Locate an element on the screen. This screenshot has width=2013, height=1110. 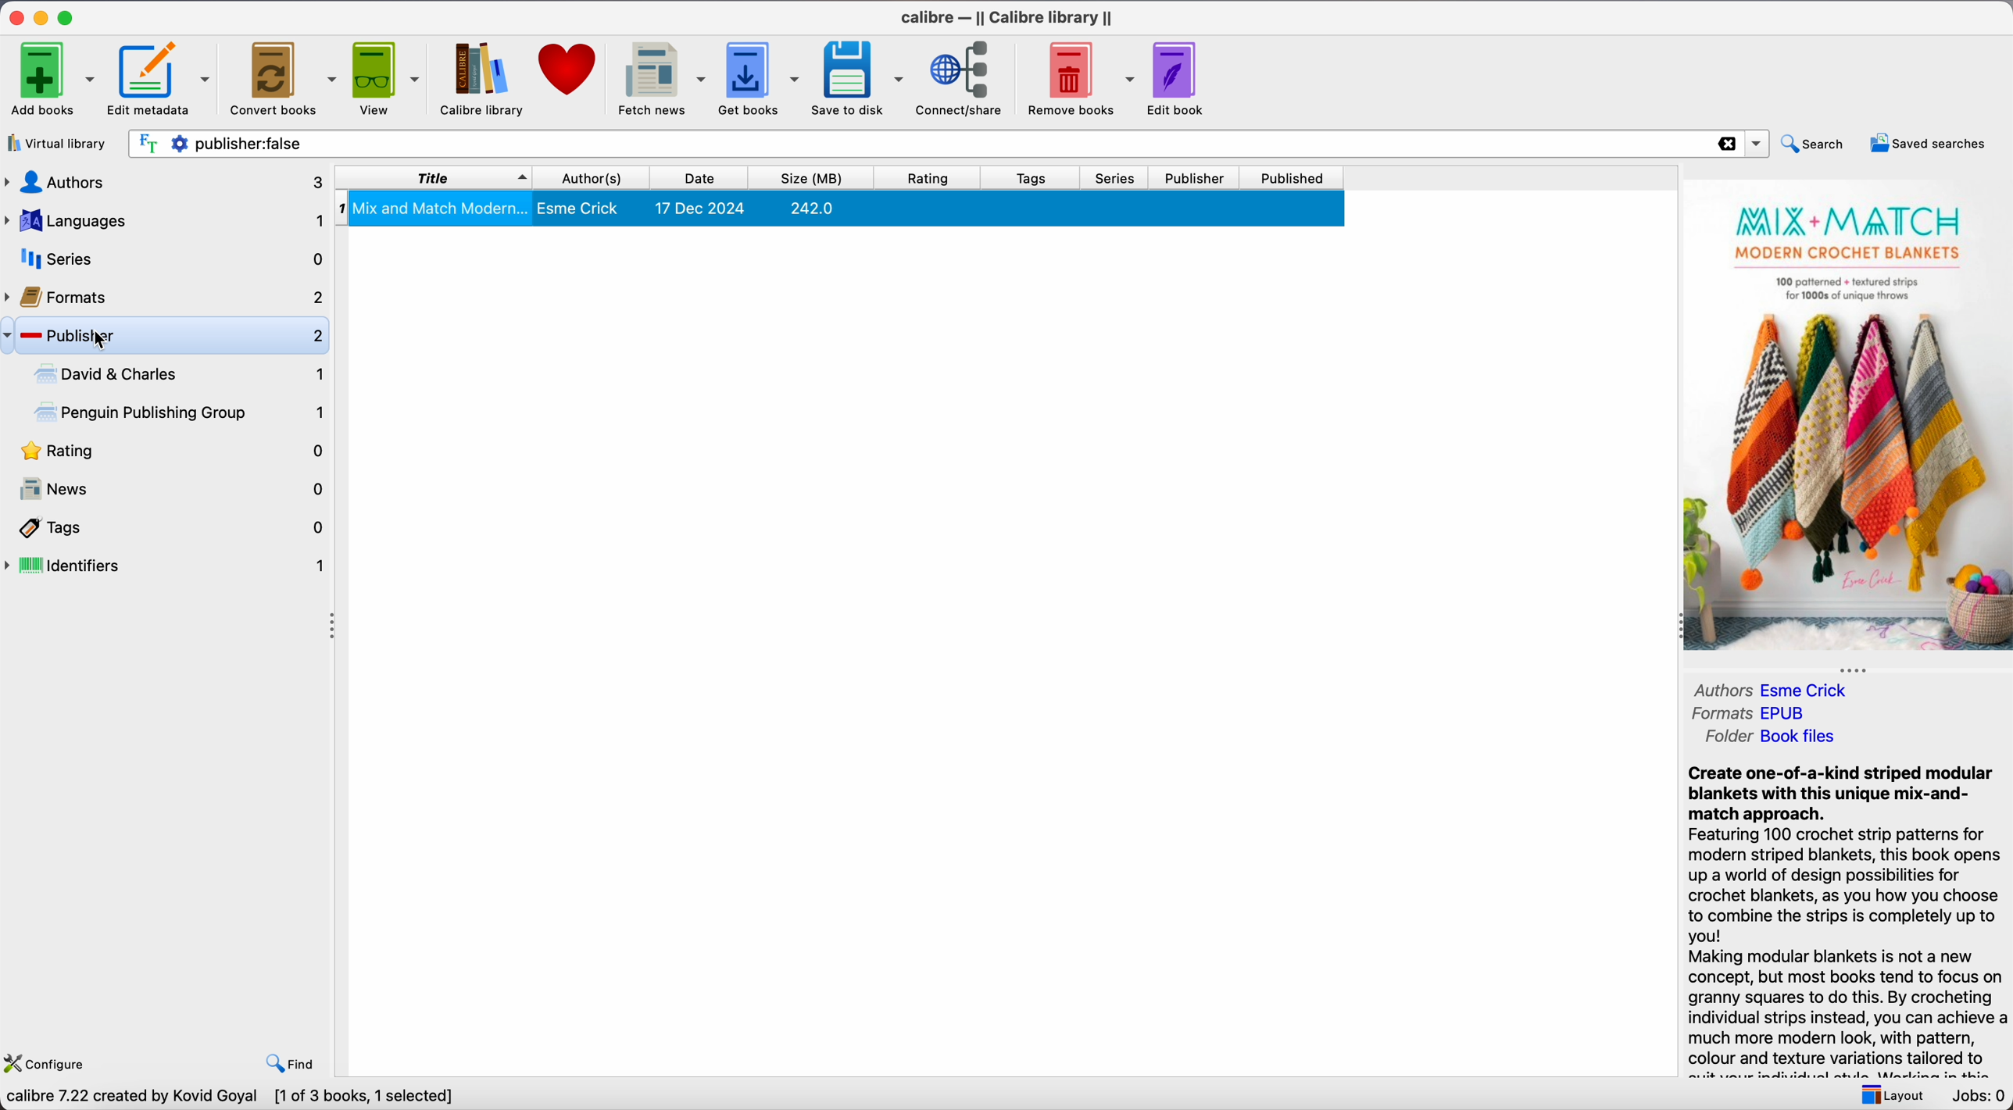
date is located at coordinates (707, 177).